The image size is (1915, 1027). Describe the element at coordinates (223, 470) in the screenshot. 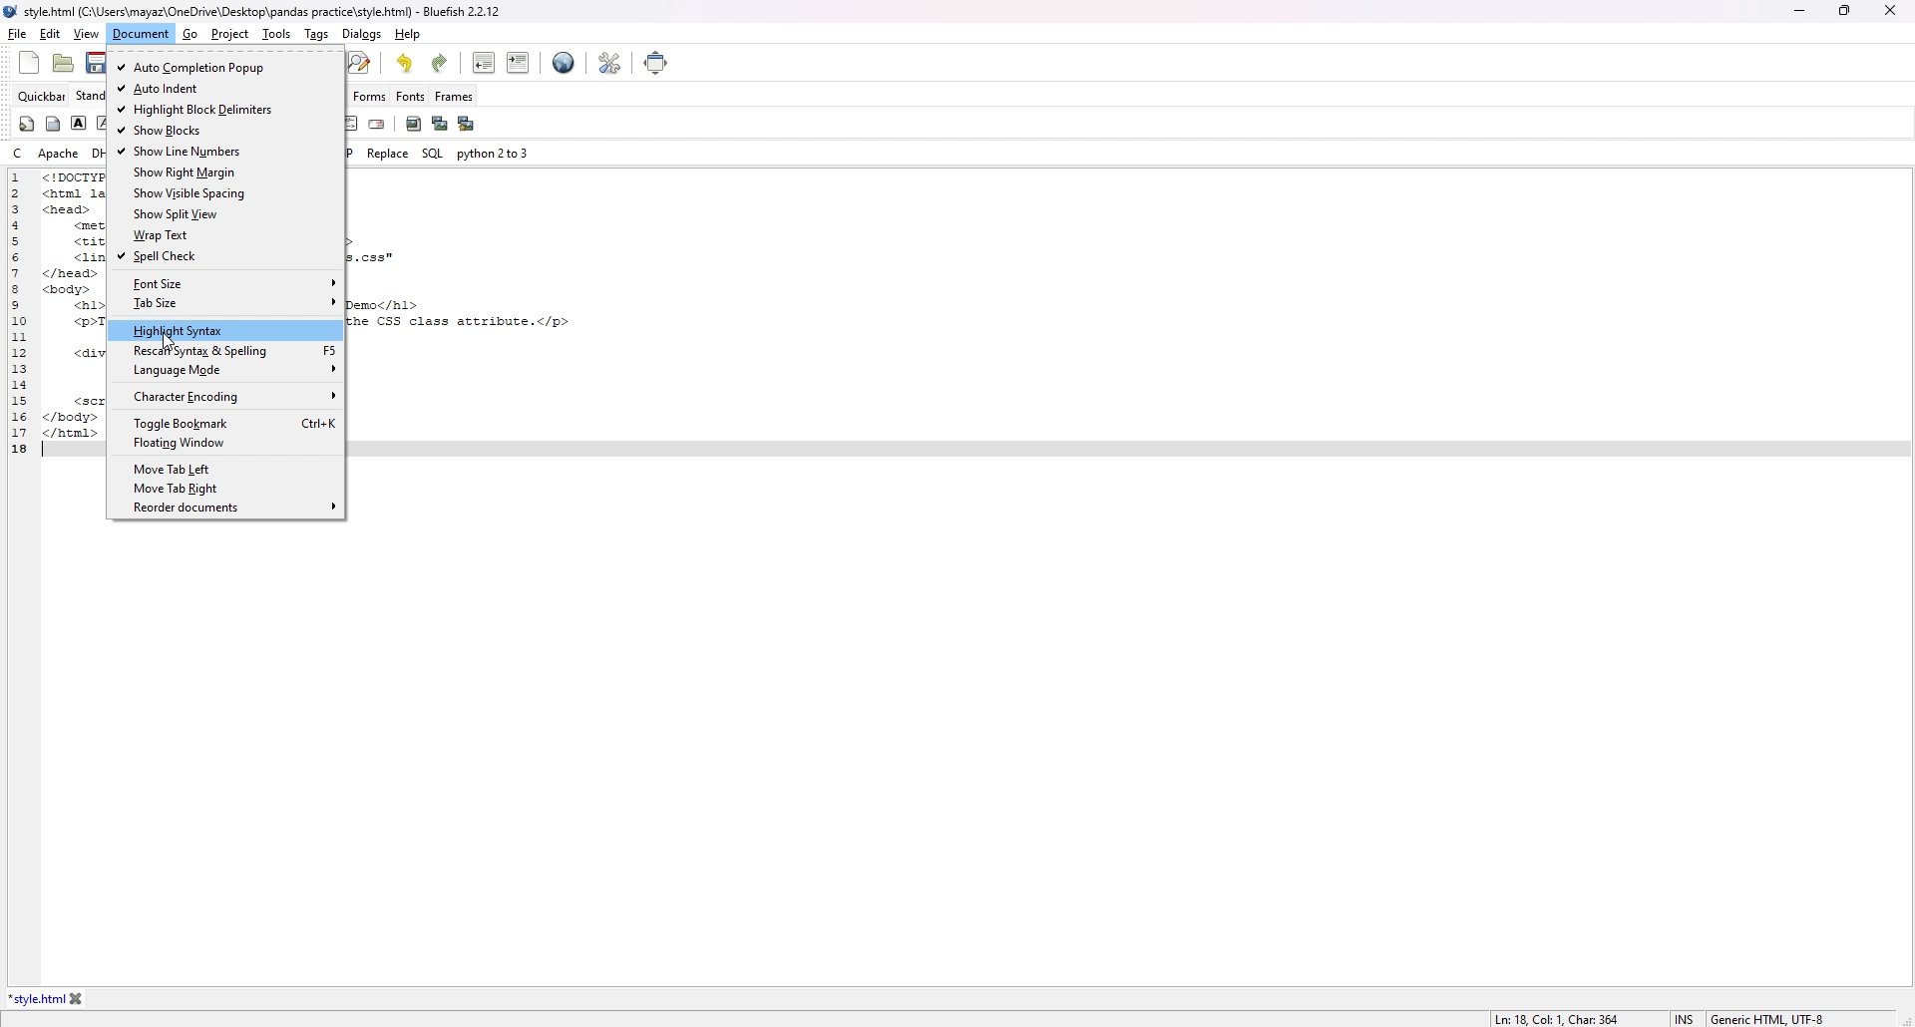

I see `move tab left` at that location.